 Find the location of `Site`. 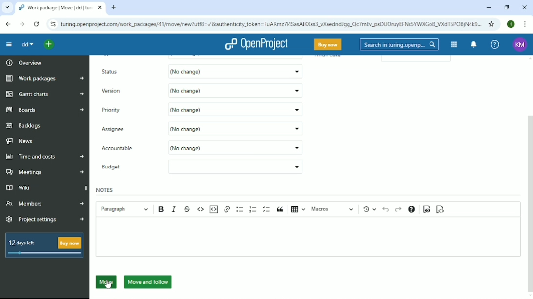

Site is located at coordinates (271, 24).